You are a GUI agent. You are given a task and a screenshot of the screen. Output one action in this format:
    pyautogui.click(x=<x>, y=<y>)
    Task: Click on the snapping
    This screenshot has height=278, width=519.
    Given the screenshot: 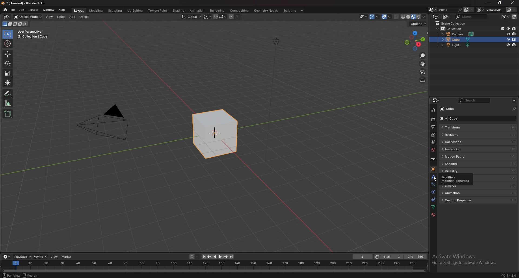 What is the action you would take?
    pyautogui.click(x=220, y=17)
    